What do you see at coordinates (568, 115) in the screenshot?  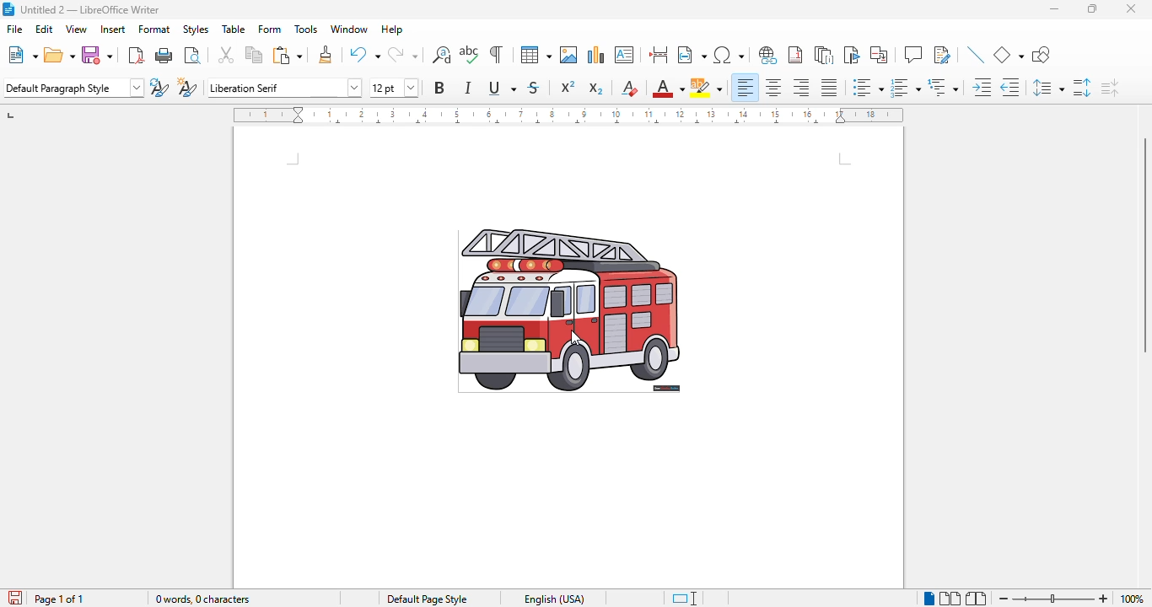 I see `ruler` at bounding box center [568, 115].